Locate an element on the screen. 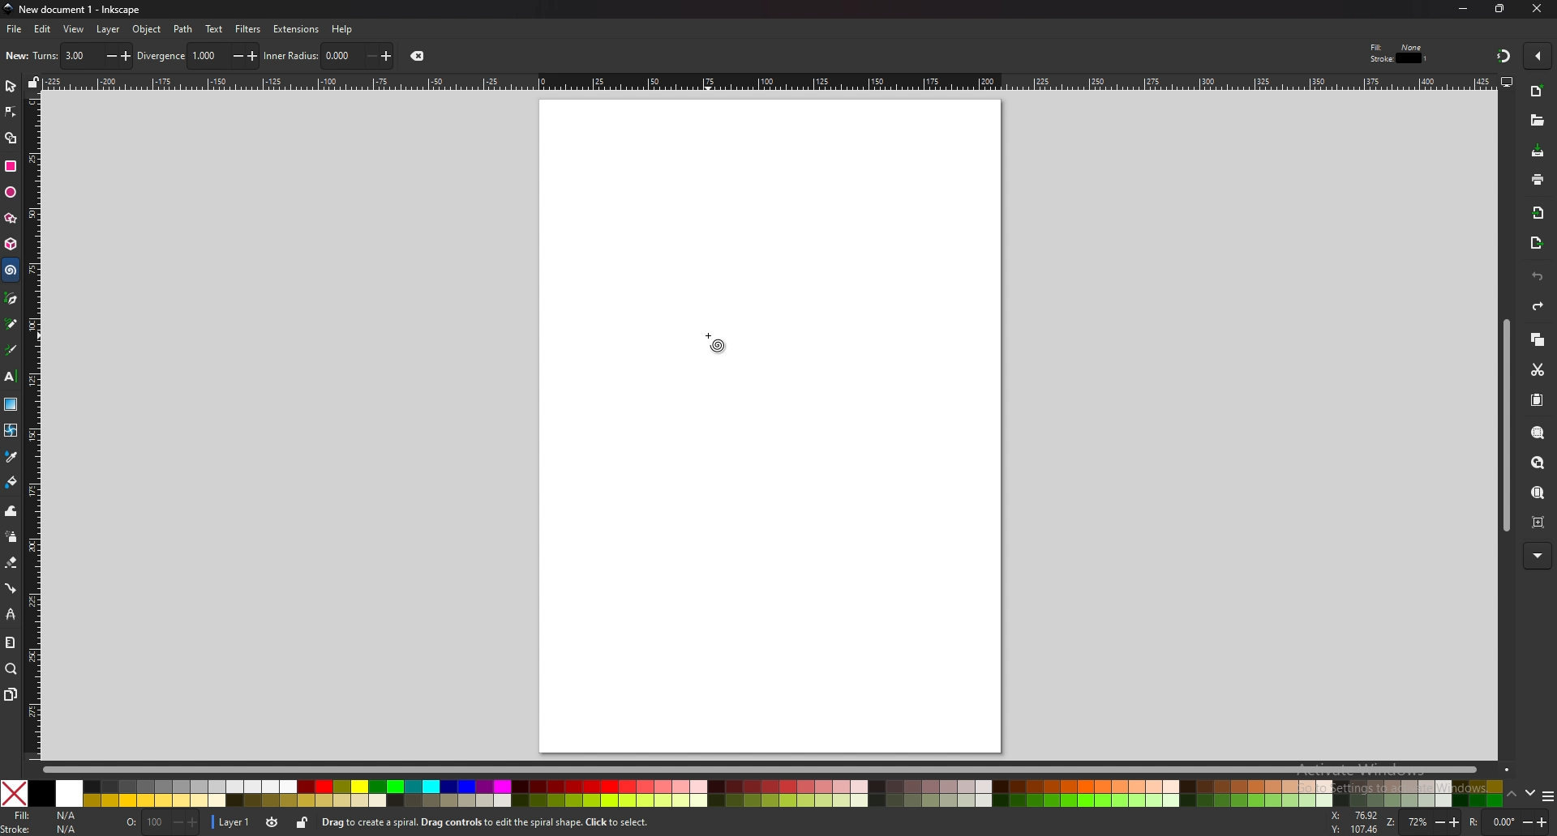 The width and height of the screenshot is (1557, 836). up is located at coordinates (1511, 792).